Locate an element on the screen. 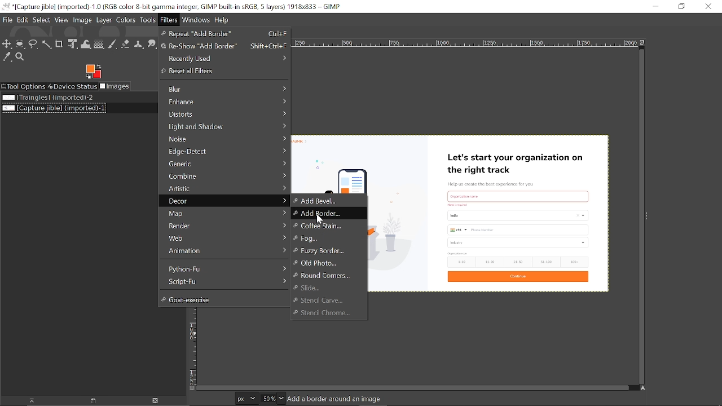 Image resolution: width=722 pixels, height=406 pixels. industry is located at coordinates (516, 242).